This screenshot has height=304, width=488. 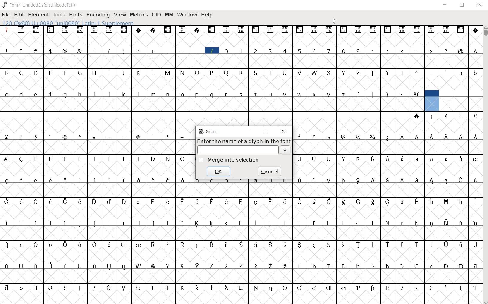 I want to click on Symbol, so click(x=139, y=201).